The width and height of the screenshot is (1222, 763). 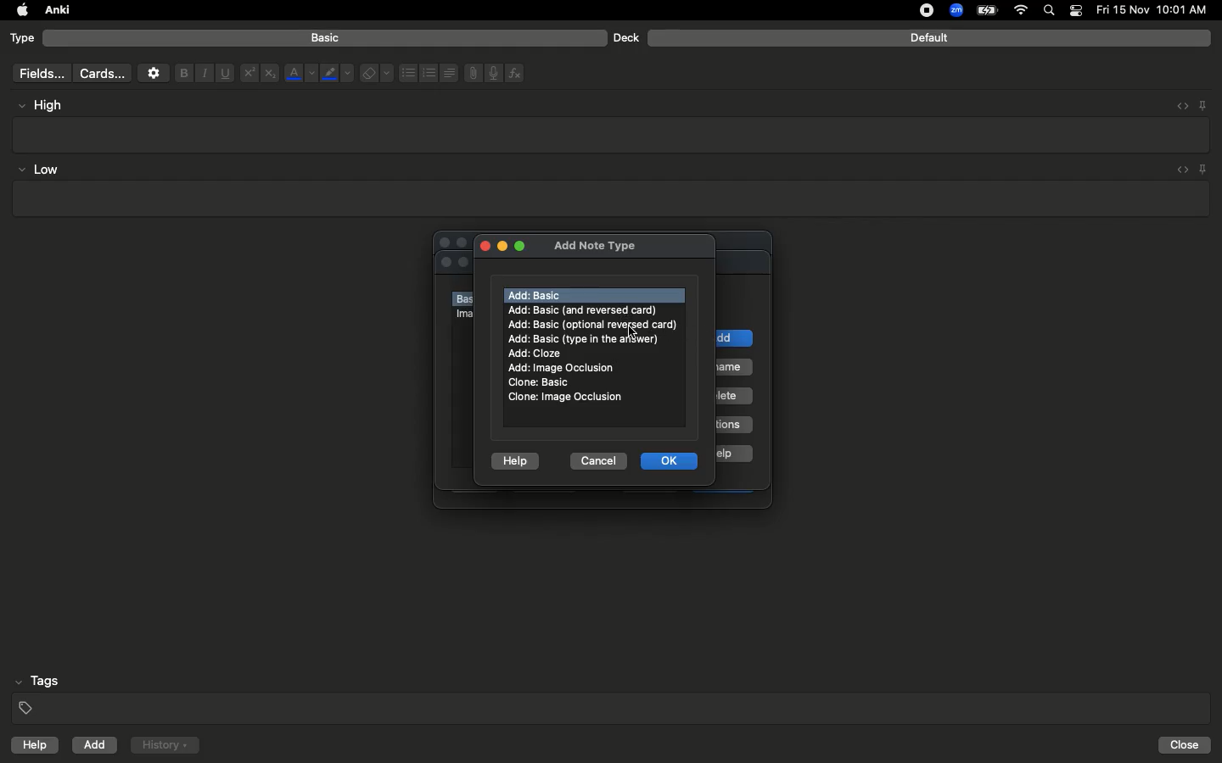 What do you see at coordinates (501, 247) in the screenshot?
I see `Minimize` at bounding box center [501, 247].